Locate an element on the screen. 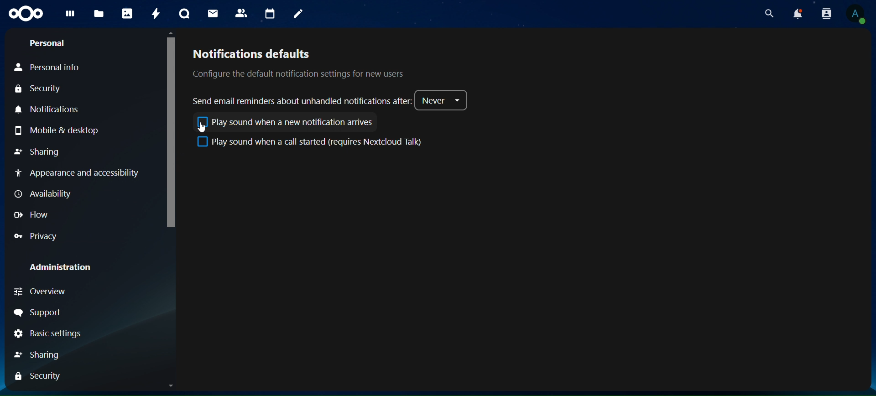 This screenshot has width=876, height=396. calendar is located at coordinates (269, 13).